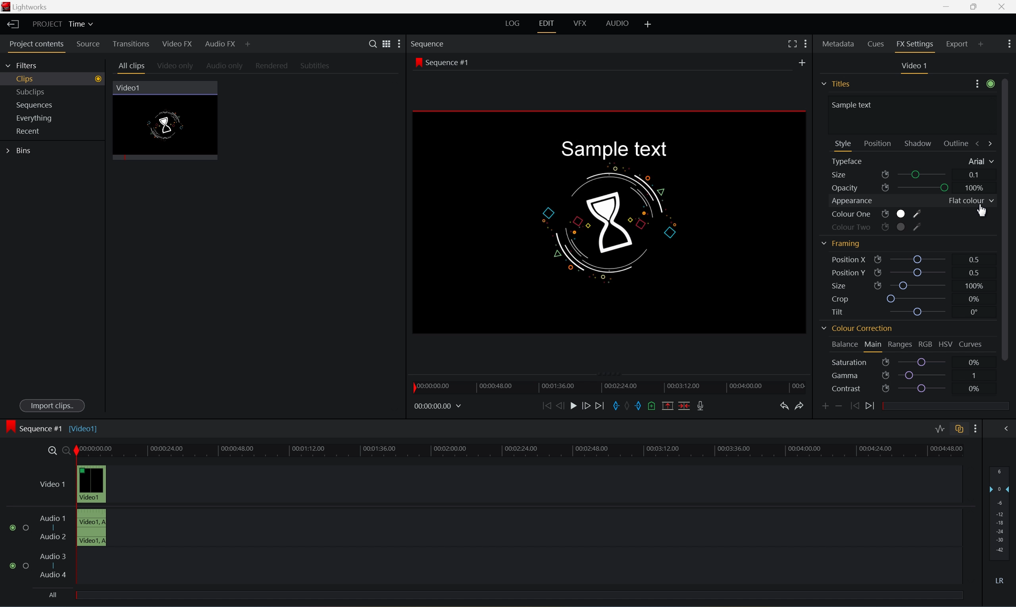 The width and height of the screenshot is (1016, 607). Describe the element at coordinates (15, 528) in the screenshot. I see `checked checkbox` at that location.